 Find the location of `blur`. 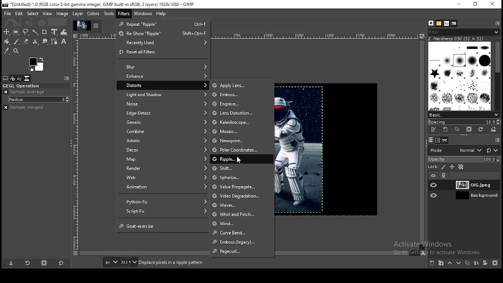

blur is located at coordinates (167, 66).